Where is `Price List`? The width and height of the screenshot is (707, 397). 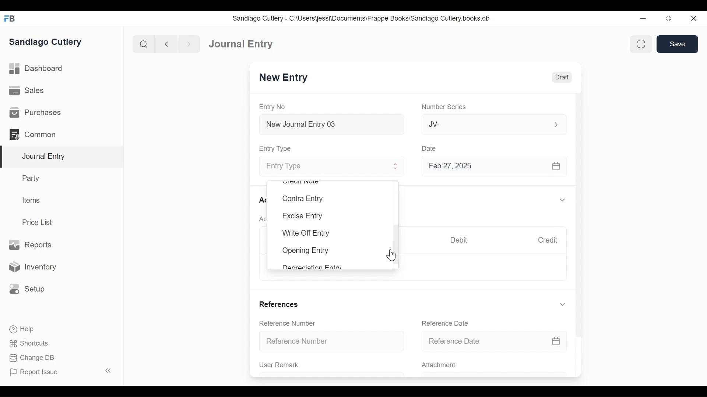
Price List is located at coordinates (39, 222).